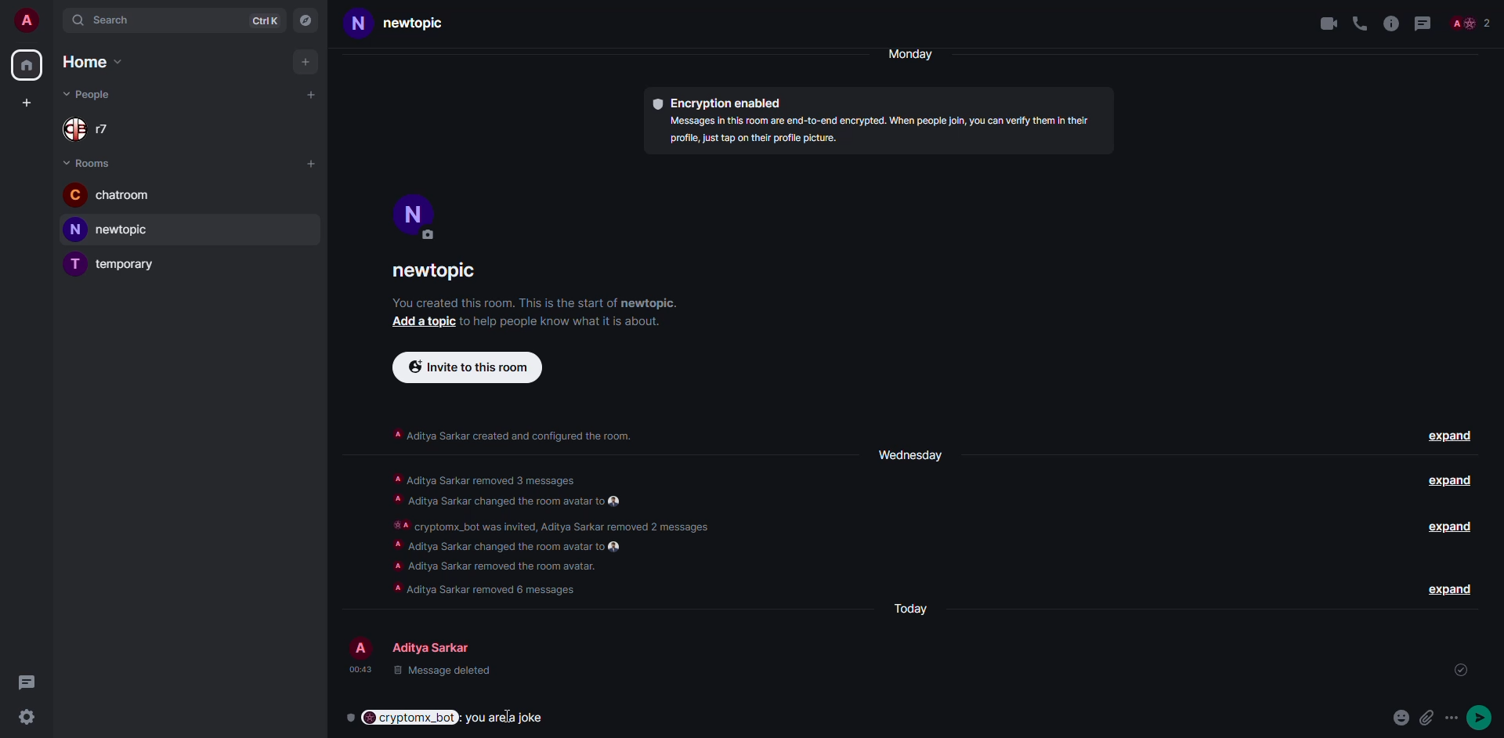  I want to click on you are a joke, so click(508, 718).